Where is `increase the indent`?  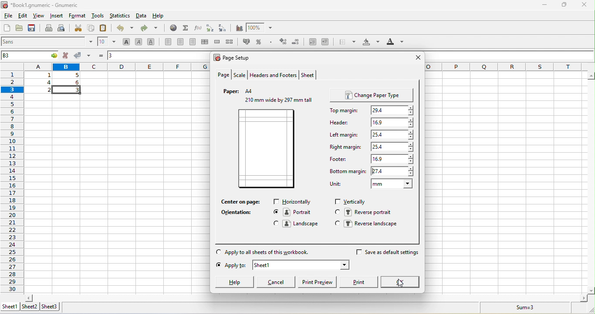
increase the indent is located at coordinates (326, 42).